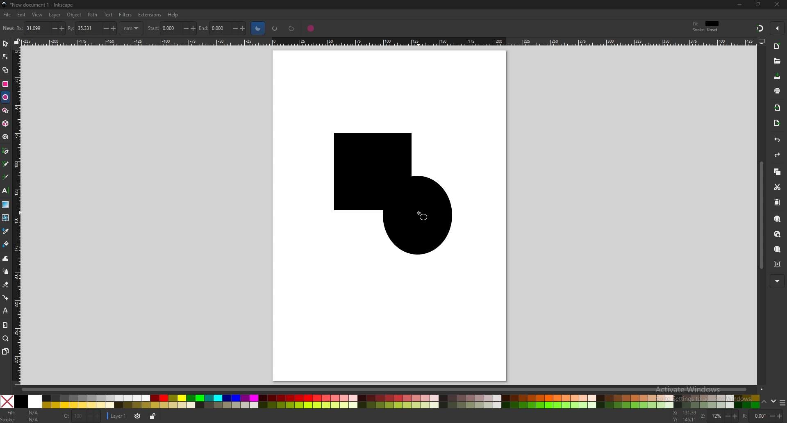  What do you see at coordinates (37, 5) in the screenshot?
I see `title` at bounding box center [37, 5].